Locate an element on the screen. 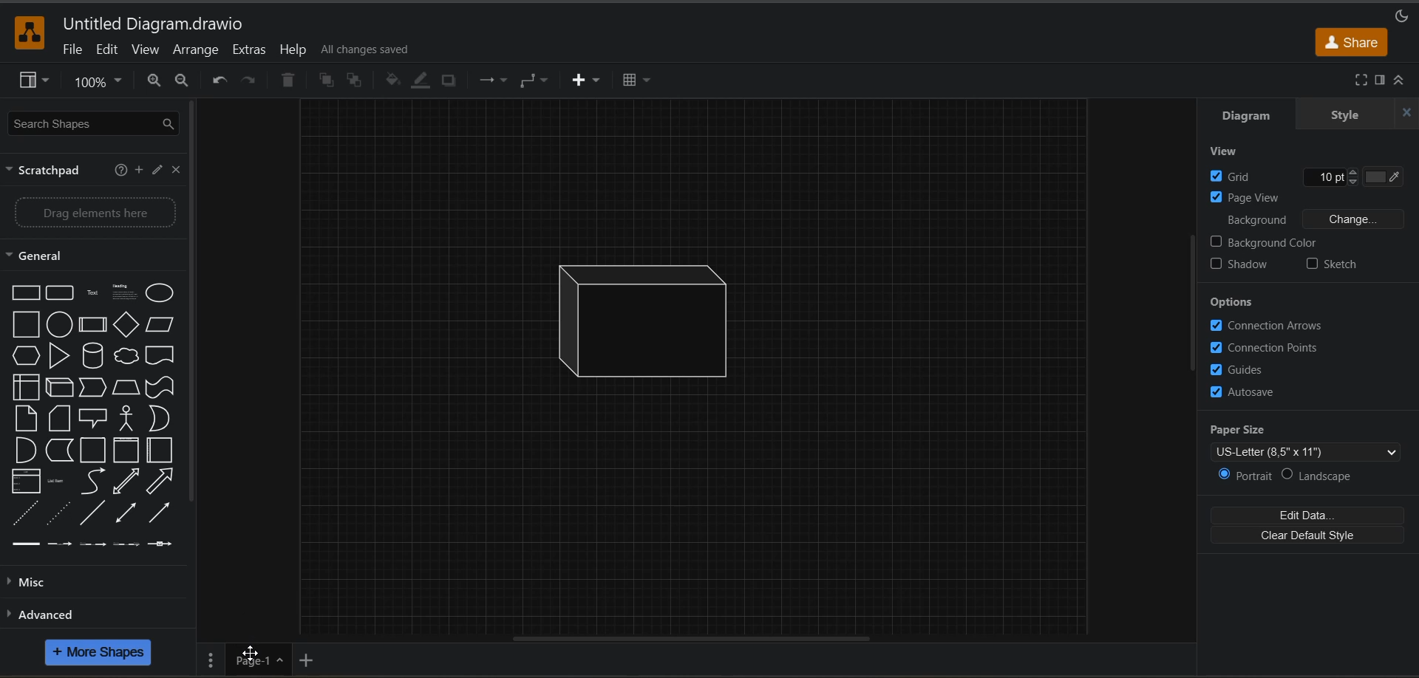 The height and width of the screenshot is (678, 1419). waypoints is located at coordinates (537, 81).